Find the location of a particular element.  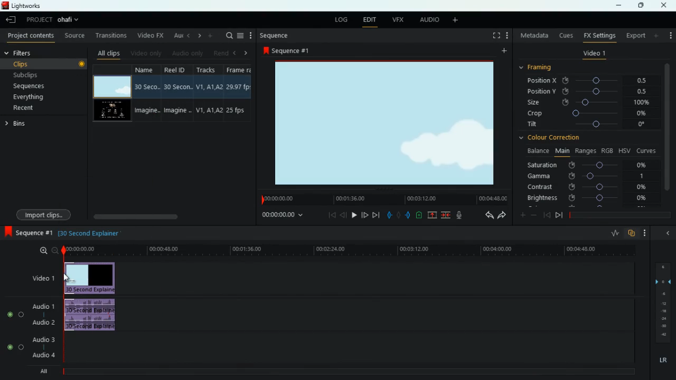

merge is located at coordinates (446, 215).